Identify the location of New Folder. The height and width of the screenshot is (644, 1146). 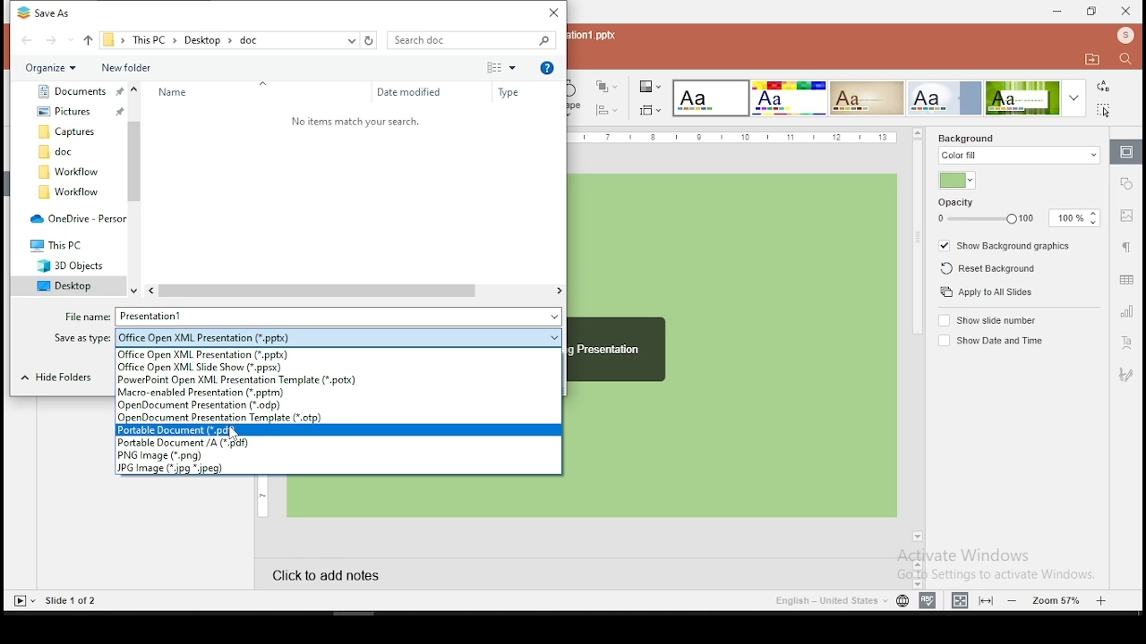
(152, 67).